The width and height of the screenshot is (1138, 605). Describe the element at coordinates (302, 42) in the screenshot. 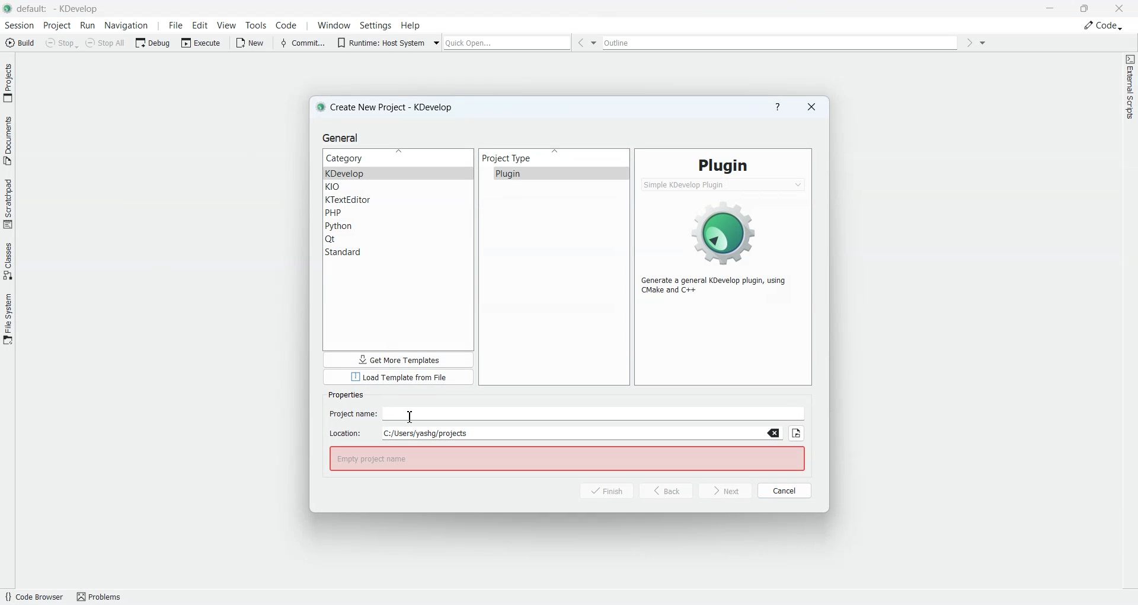

I see `Commit` at that location.